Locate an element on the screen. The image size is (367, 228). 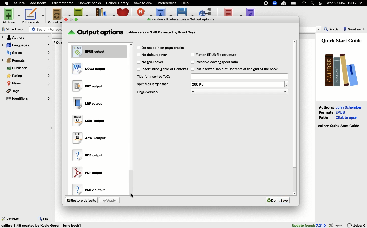
Preferences is located at coordinates (167, 3).